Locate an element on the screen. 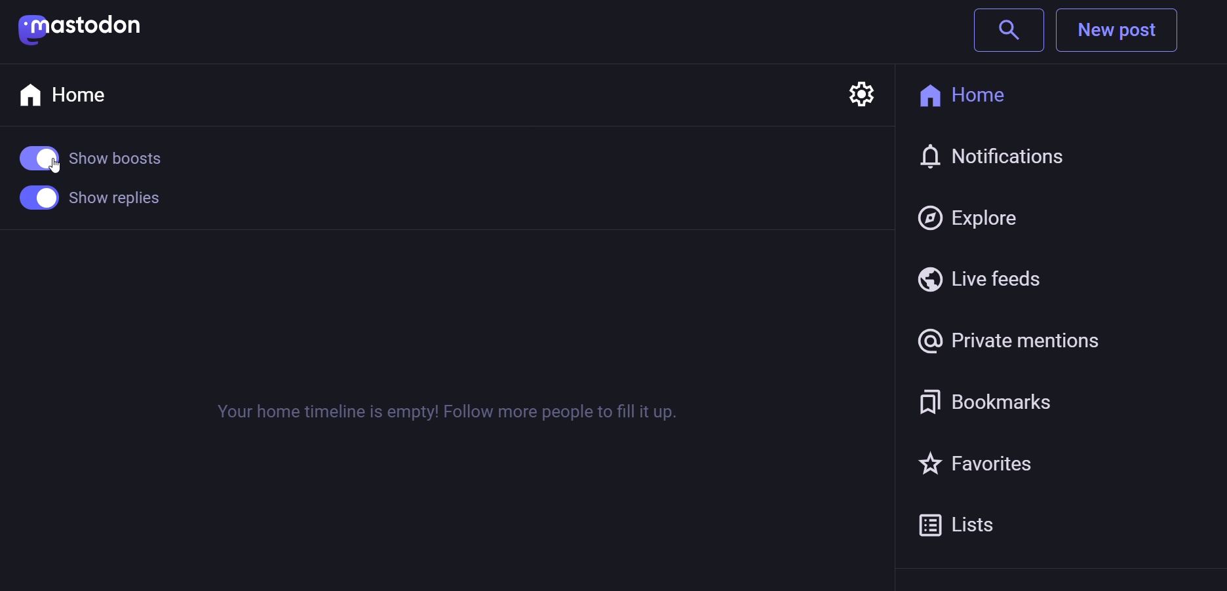 The height and width of the screenshot is (591, 1227). New post is located at coordinates (1118, 31).